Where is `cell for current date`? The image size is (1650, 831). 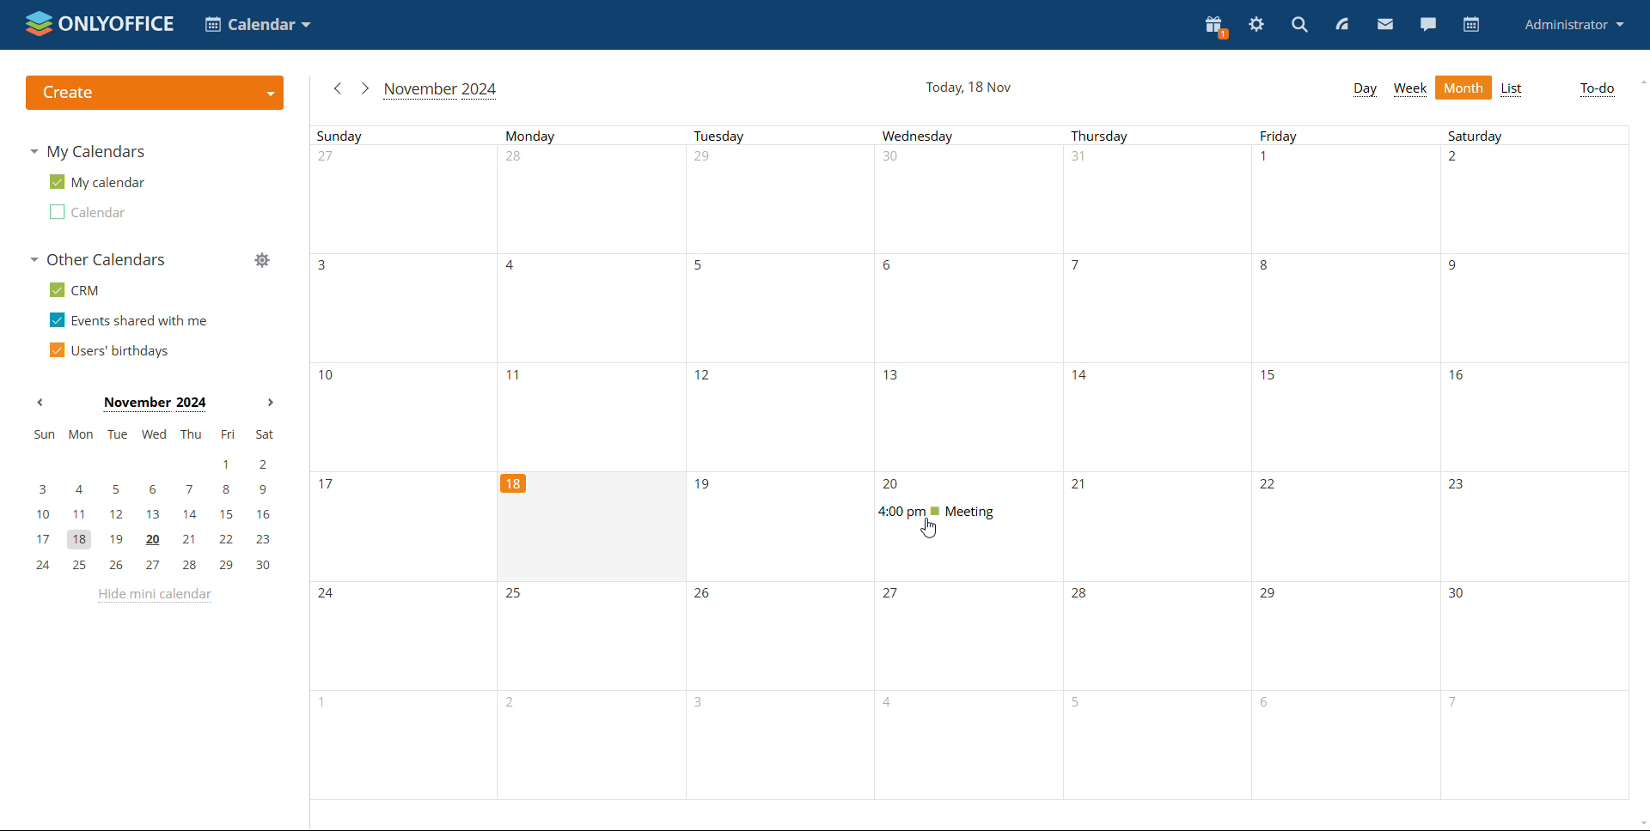
cell for current date is located at coordinates (590, 527).